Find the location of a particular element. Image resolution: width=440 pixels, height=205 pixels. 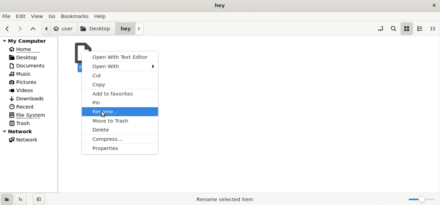

delete is located at coordinates (119, 130).